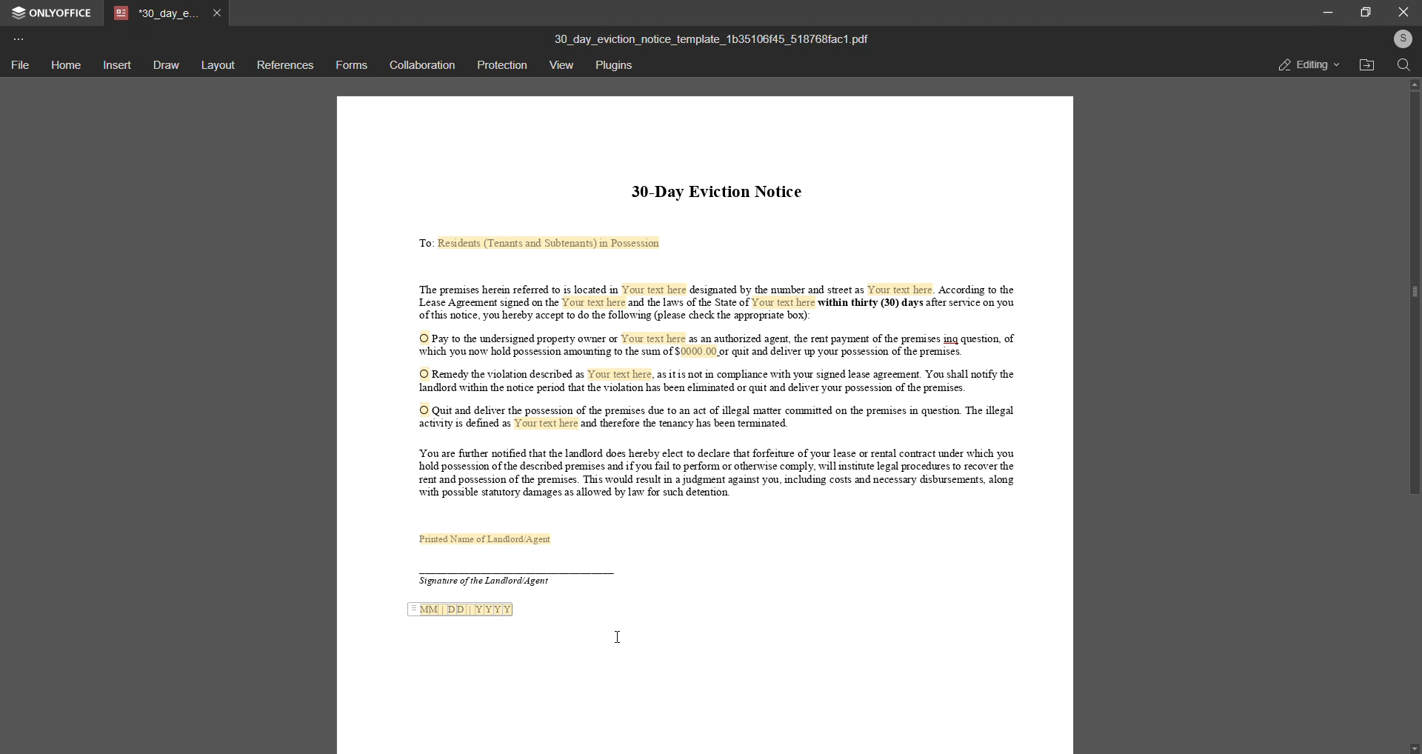 This screenshot has height=754, width=1422. Describe the element at coordinates (1410, 295) in the screenshot. I see `scroll bar` at that location.